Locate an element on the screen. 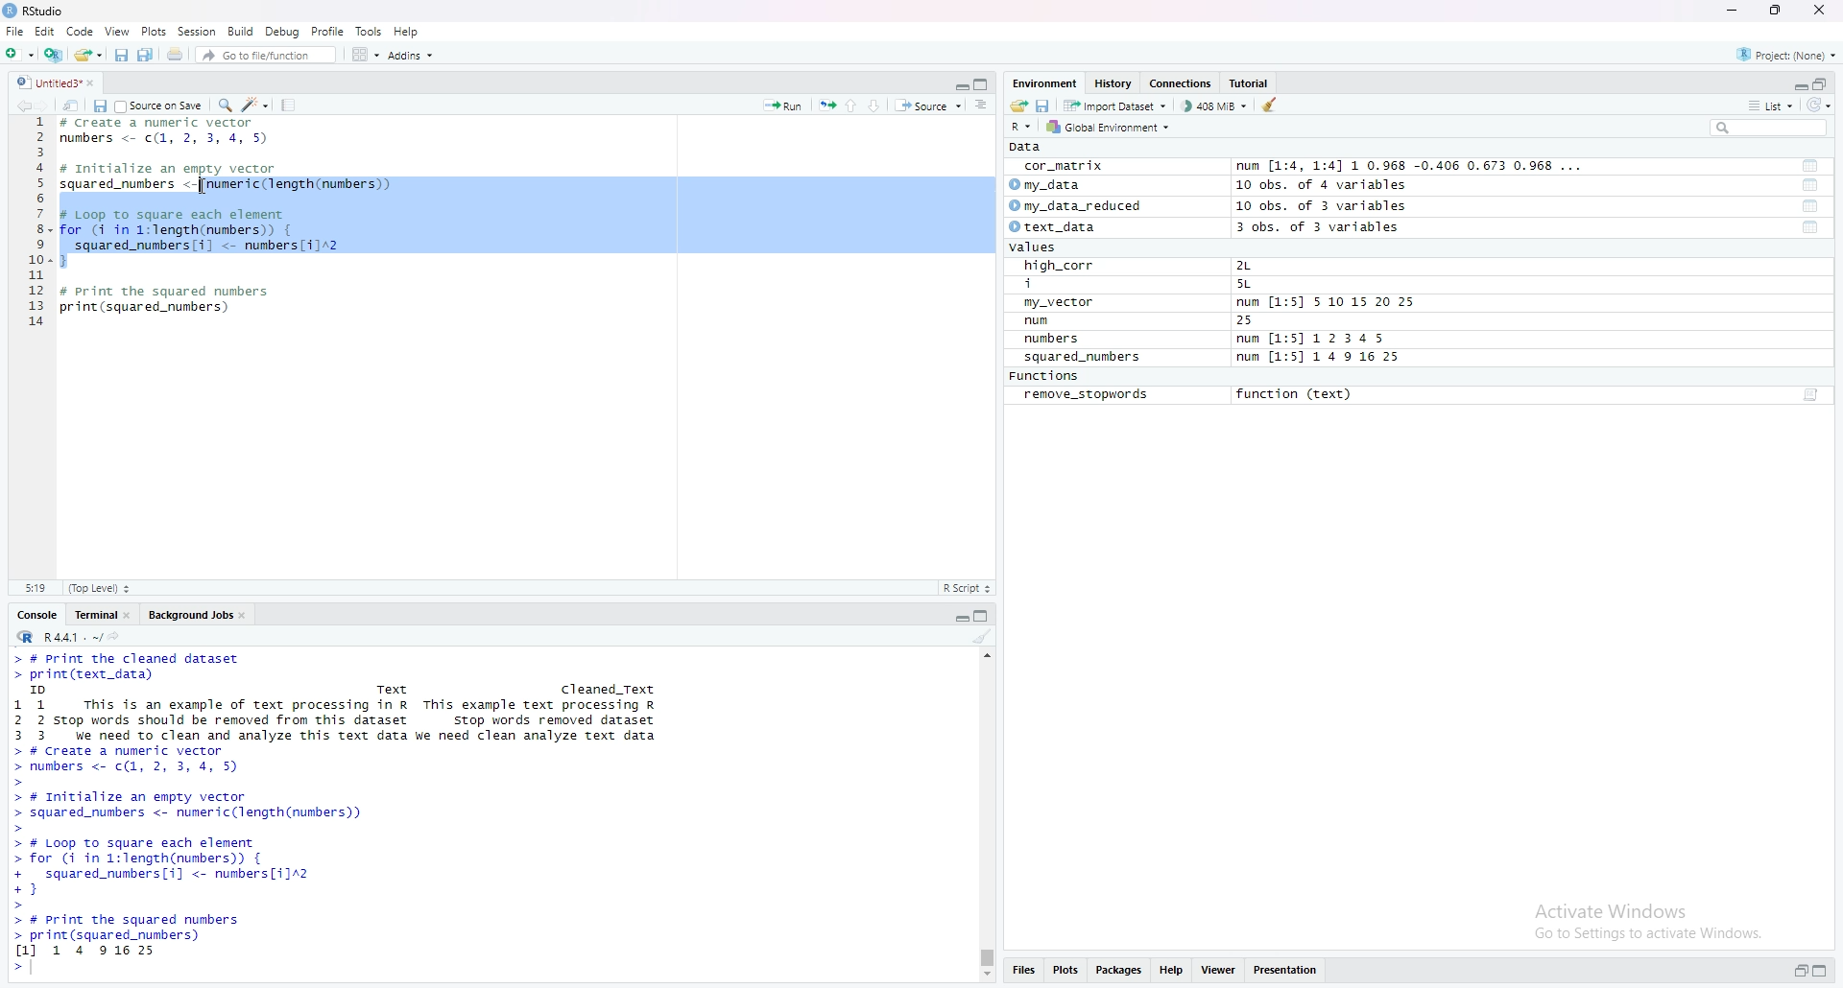 This screenshot has height=988, width=1843. | numeric (length(numbers)) is located at coordinates (301, 185).